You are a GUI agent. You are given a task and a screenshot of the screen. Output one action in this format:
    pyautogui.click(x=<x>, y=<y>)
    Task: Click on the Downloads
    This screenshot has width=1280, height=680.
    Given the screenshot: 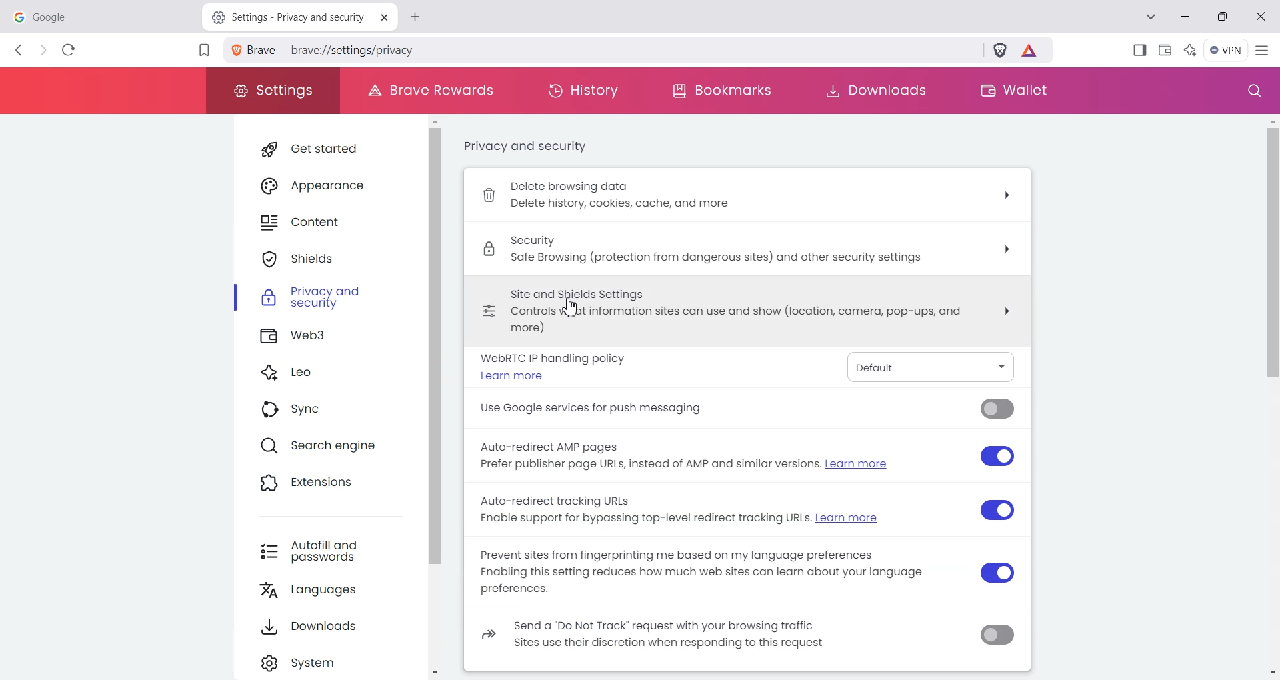 What is the action you would take?
    pyautogui.click(x=335, y=629)
    